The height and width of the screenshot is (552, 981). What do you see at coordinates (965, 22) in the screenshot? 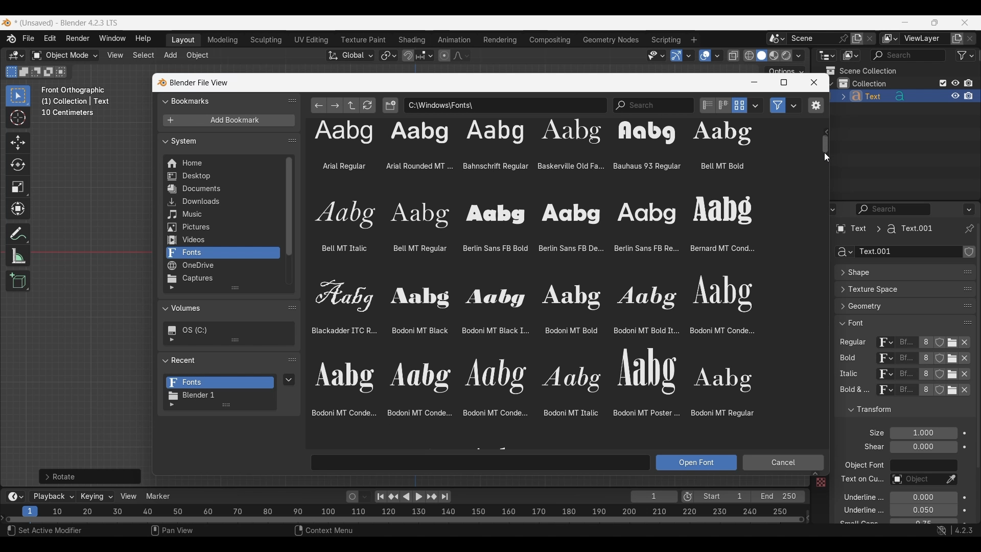
I see `Close interface` at bounding box center [965, 22].